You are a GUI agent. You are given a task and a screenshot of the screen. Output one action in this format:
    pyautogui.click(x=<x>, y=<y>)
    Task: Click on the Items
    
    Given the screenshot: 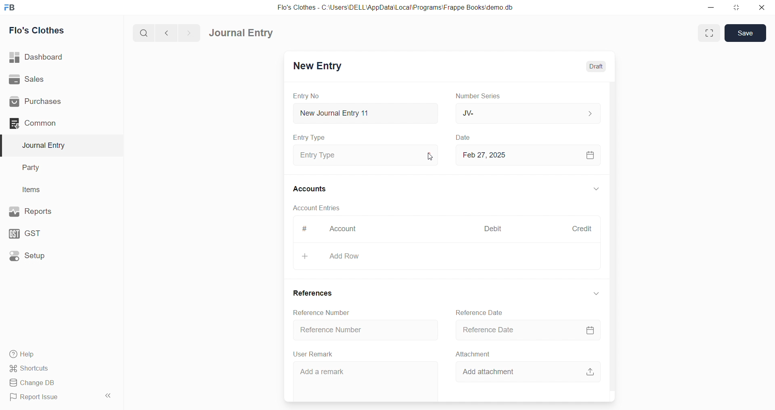 What is the action you would take?
    pyautogui.click(x=34, y=189)
    